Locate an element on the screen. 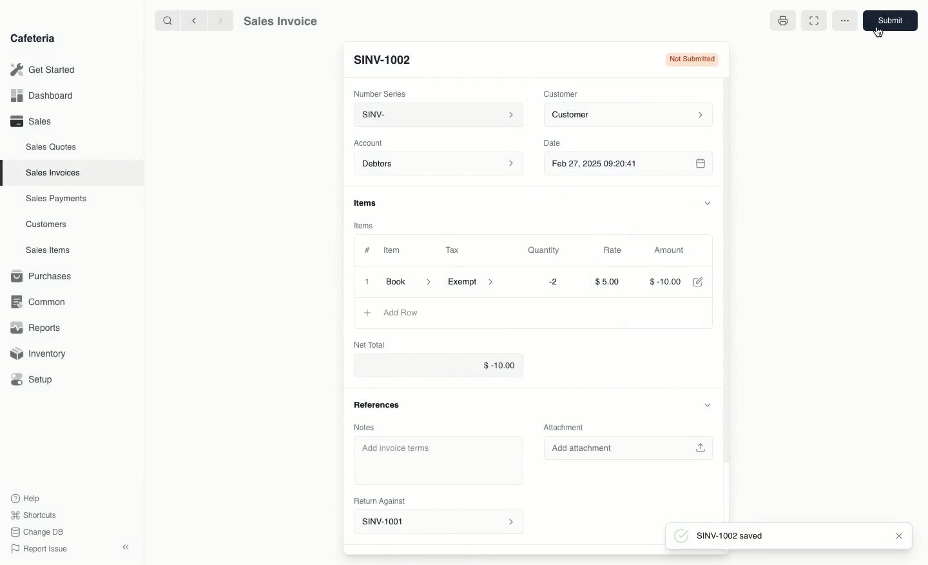 The image size is (928, 565). Sales Invoice is located at coordinates (280, 21).